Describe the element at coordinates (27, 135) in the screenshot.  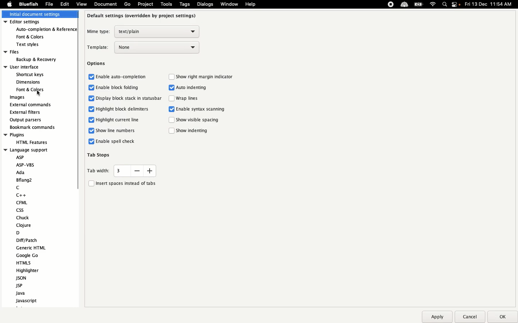
I see `Plugins` at that location.